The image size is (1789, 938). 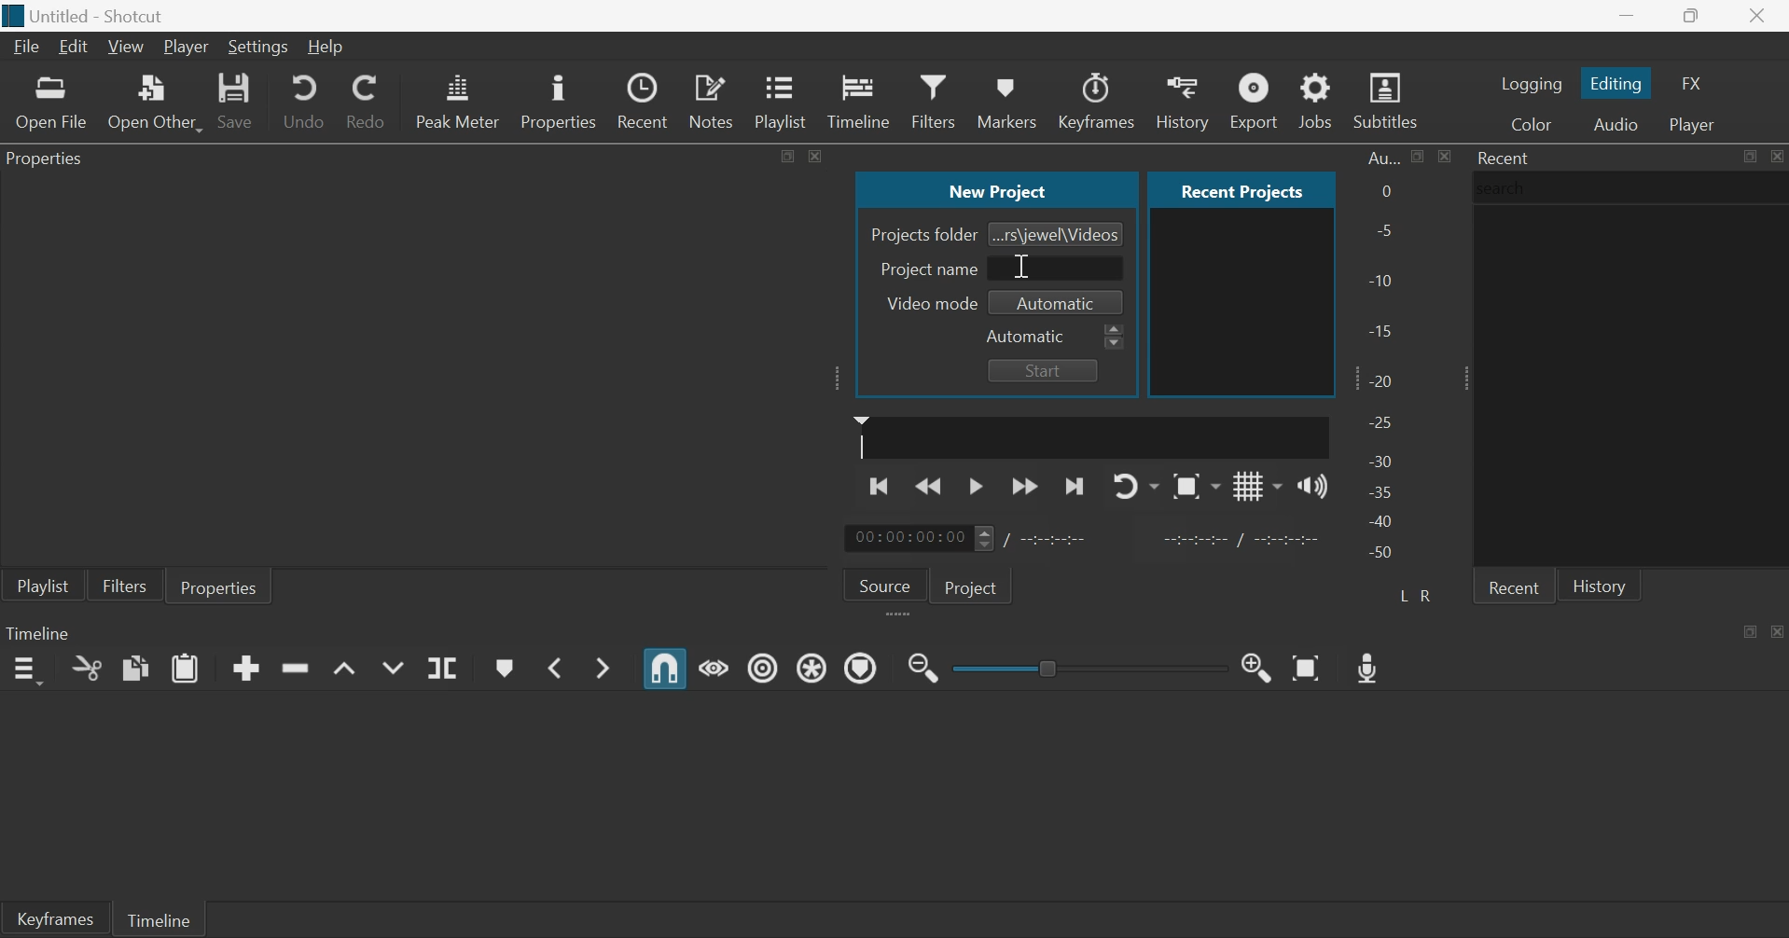 I want to click on create/edit marker, so click(x=504, y=669).